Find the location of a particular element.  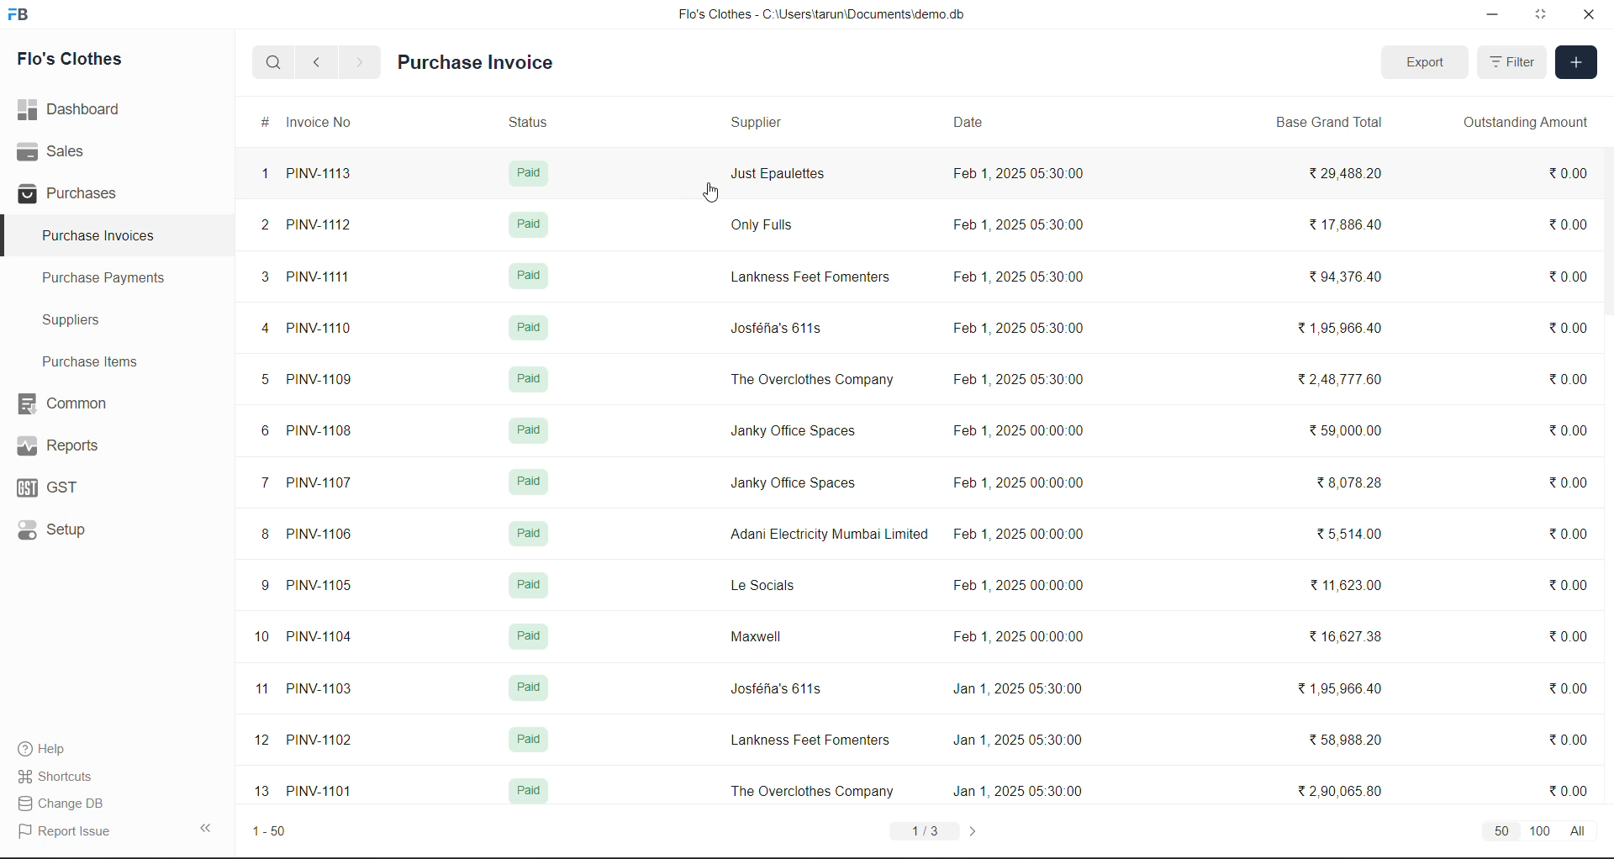

+ is located at coordinates (1577, 64).